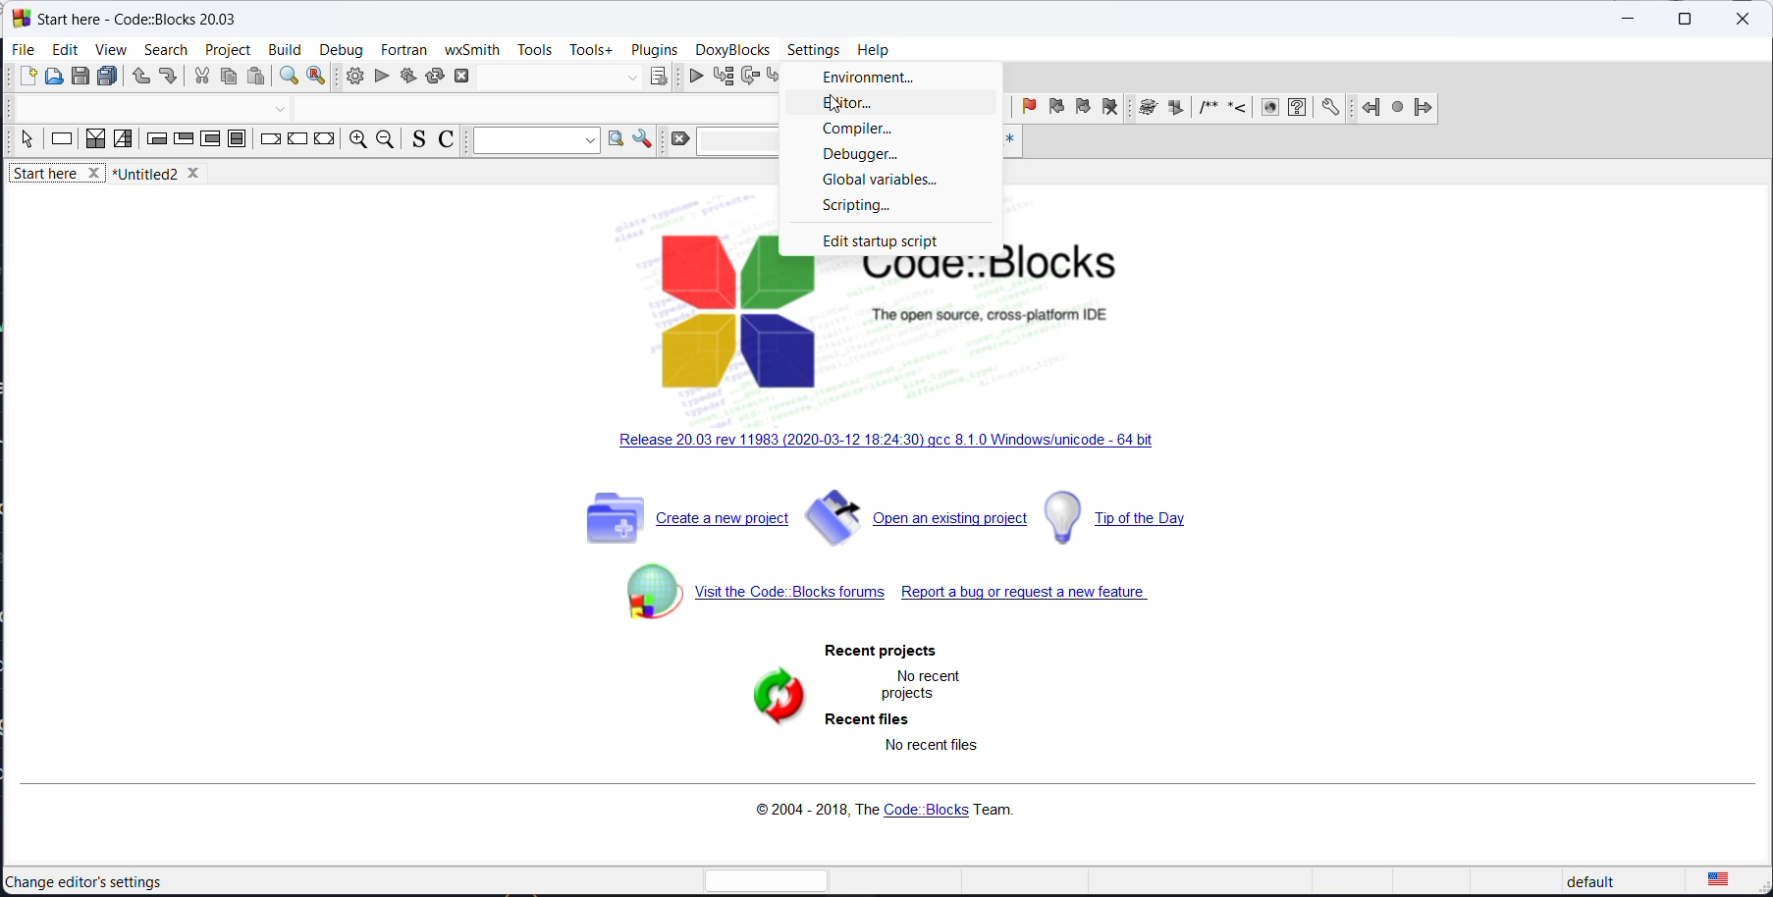  Describe the element at coordinates (591, 50) in the screenshot. I see `tools plus` at that location.